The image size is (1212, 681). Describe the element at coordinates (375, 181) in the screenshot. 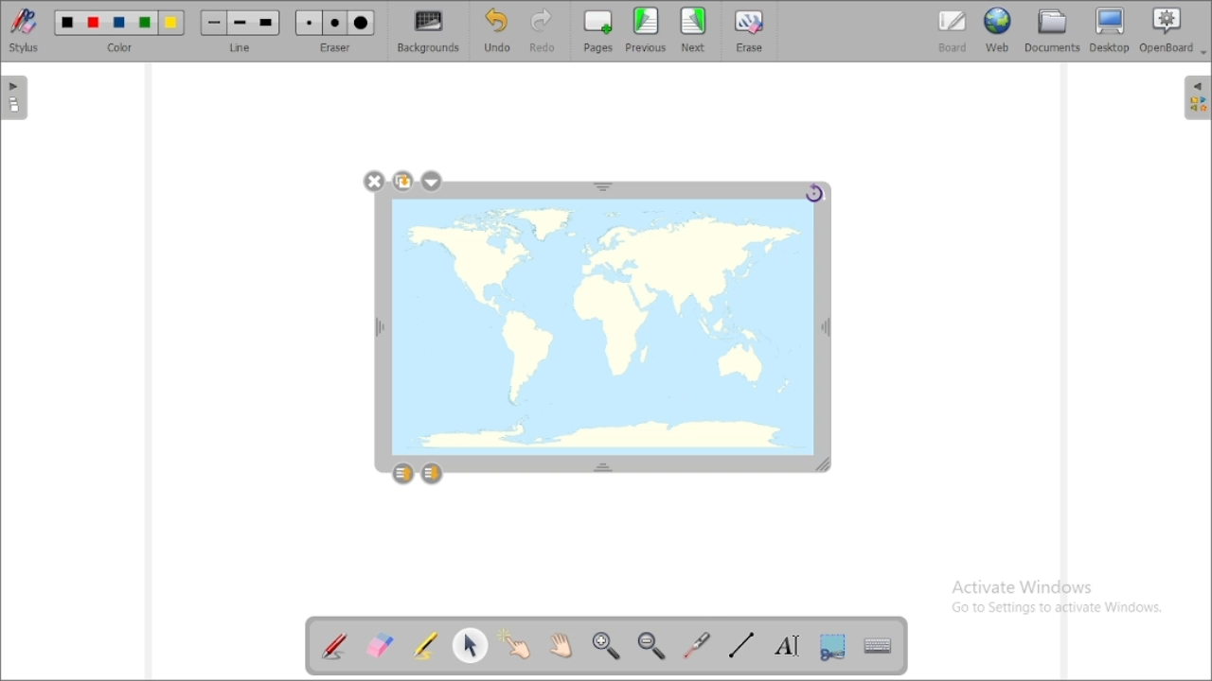

I see `delete` at that location.